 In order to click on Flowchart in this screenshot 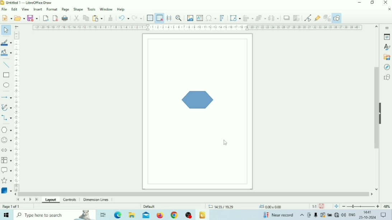, I will do `click(6, 160)`.